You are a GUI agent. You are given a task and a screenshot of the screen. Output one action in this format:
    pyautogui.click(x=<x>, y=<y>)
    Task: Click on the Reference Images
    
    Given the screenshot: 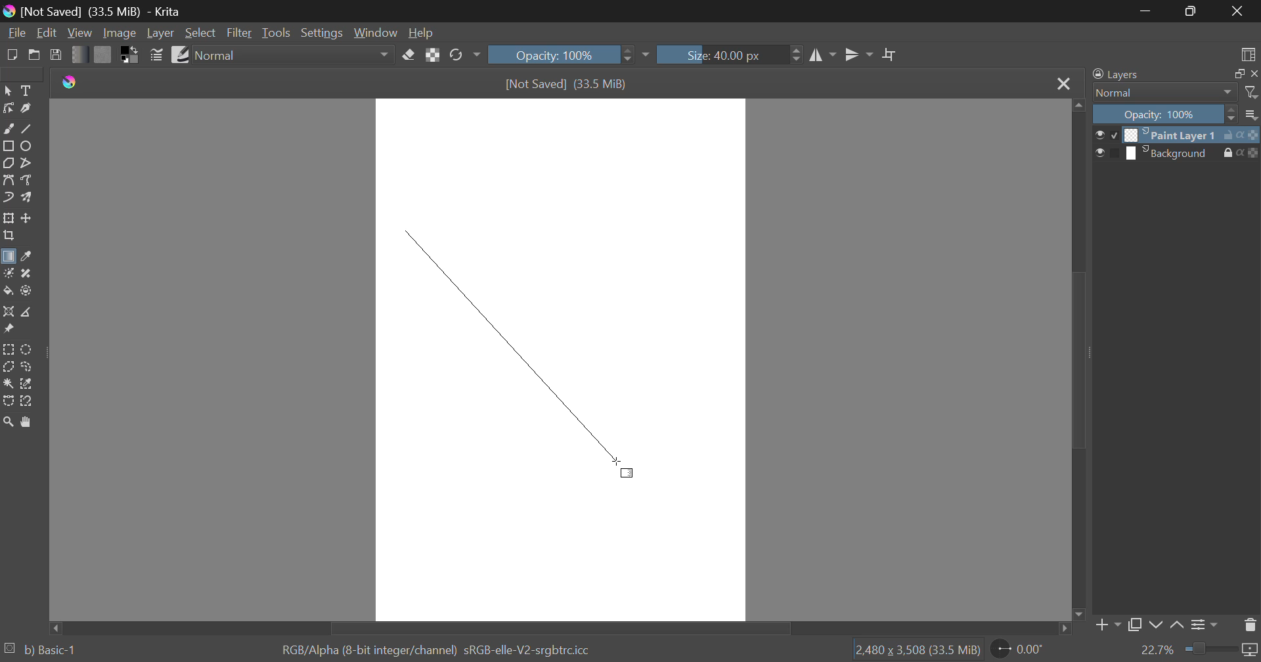 What is the action you would take?
    pyautogui.click(x=8, y=331)
    